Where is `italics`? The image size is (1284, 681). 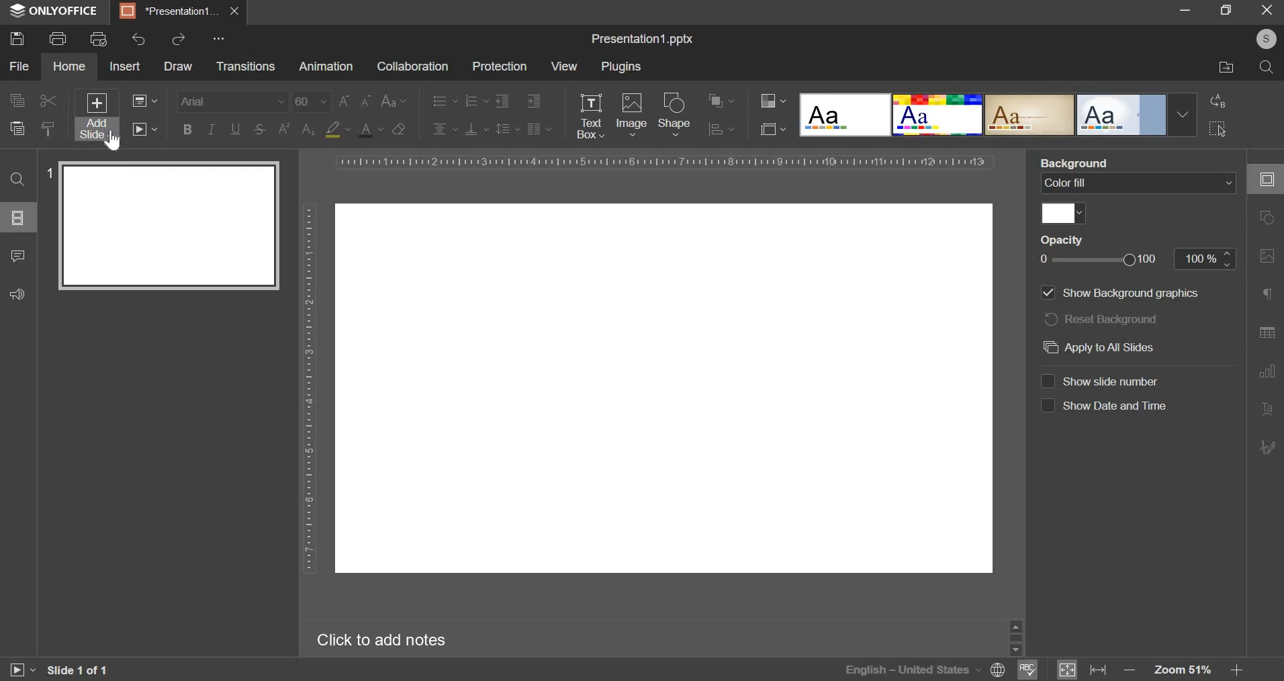 italics is located at coordinates (210, 128).